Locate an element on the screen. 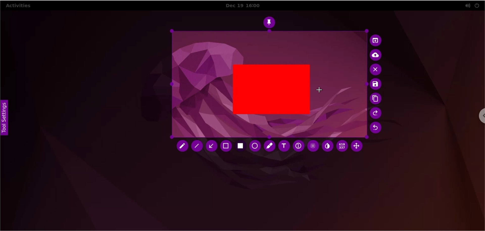 This screenshot has width=485, height=231. save is located at coordinates (374, 85).